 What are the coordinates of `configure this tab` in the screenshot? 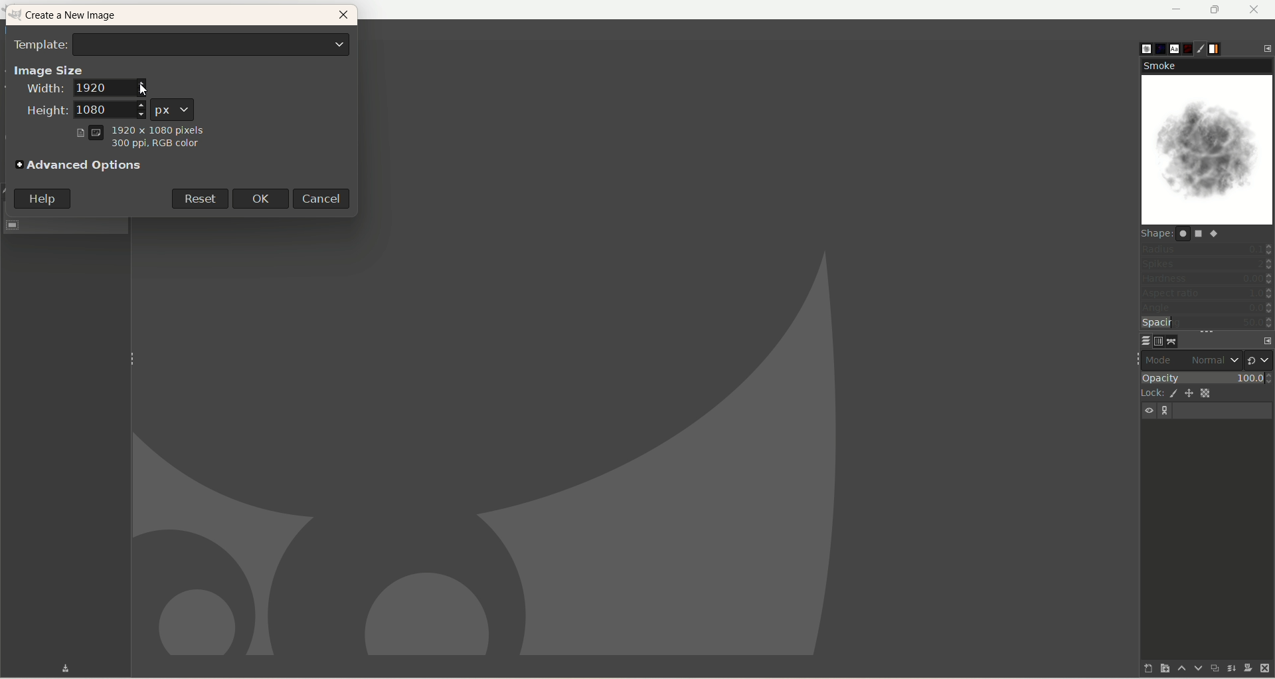 It's located at (1264, 339).